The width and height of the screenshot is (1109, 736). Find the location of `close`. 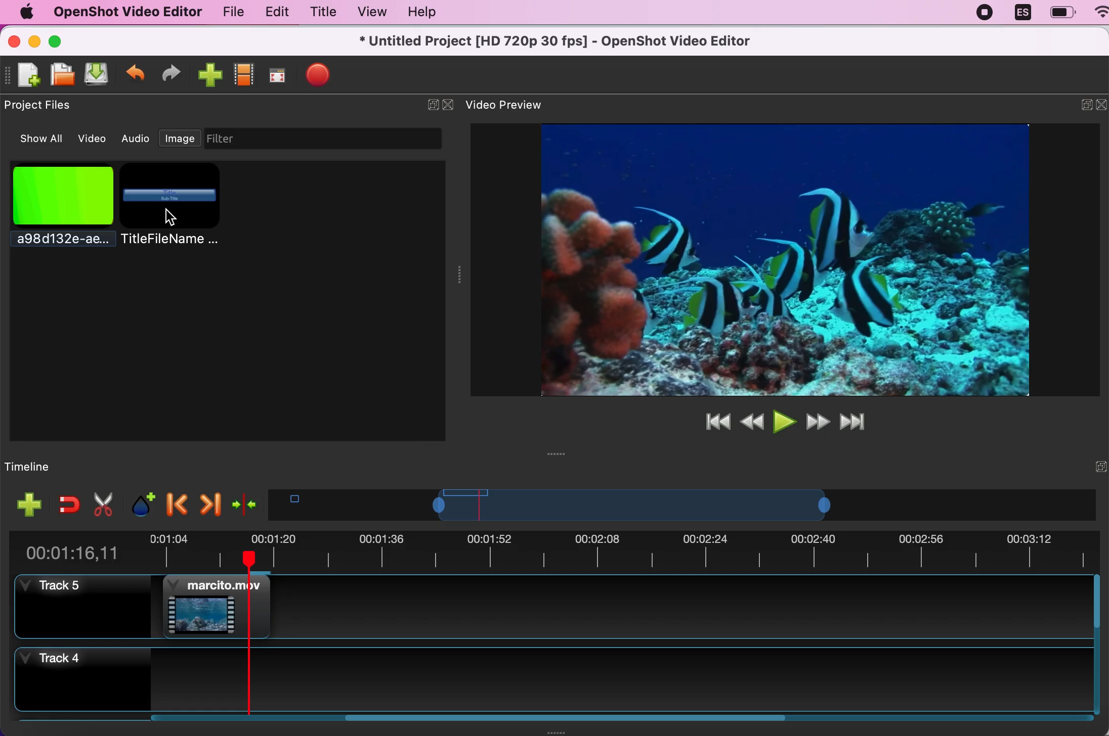

close is located at coordinates (1102, 107).